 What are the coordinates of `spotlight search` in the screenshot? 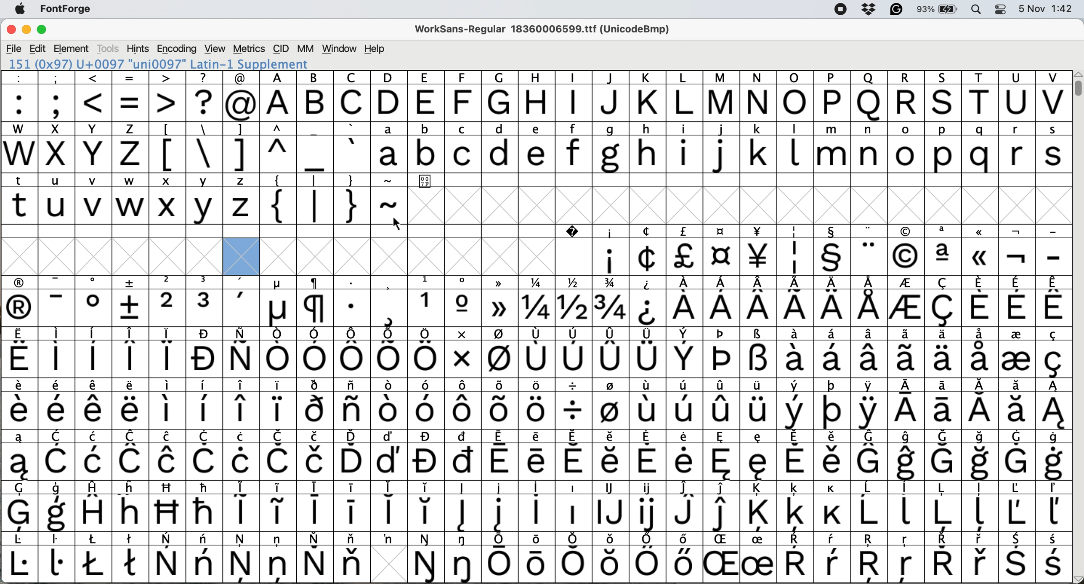 It's located at (979, 9).